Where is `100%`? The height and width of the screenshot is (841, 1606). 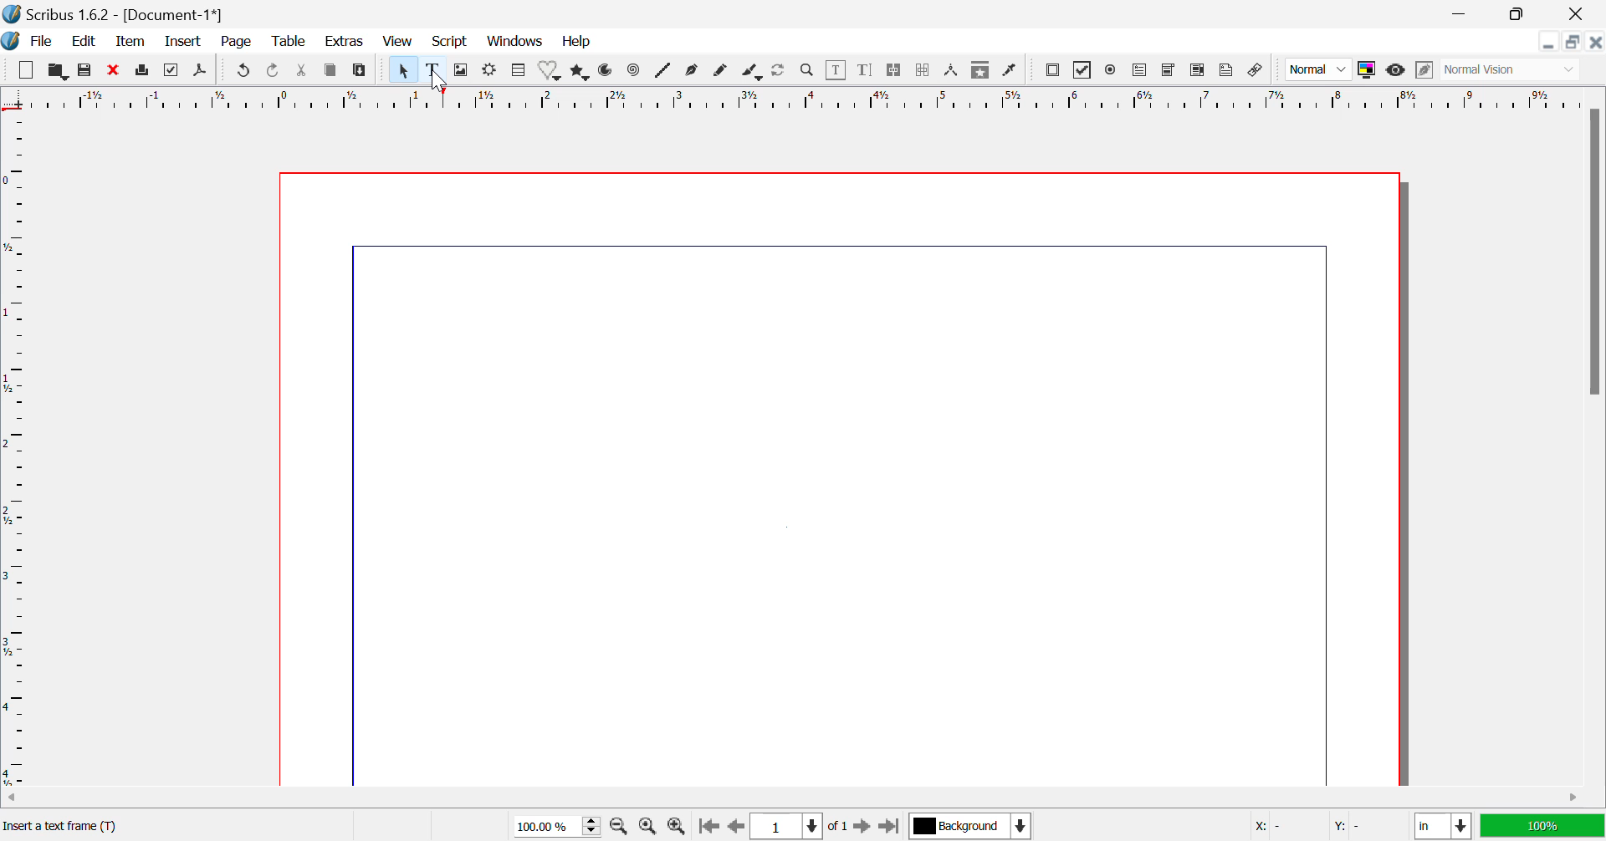 100% is located at coordinates (1541, 826).